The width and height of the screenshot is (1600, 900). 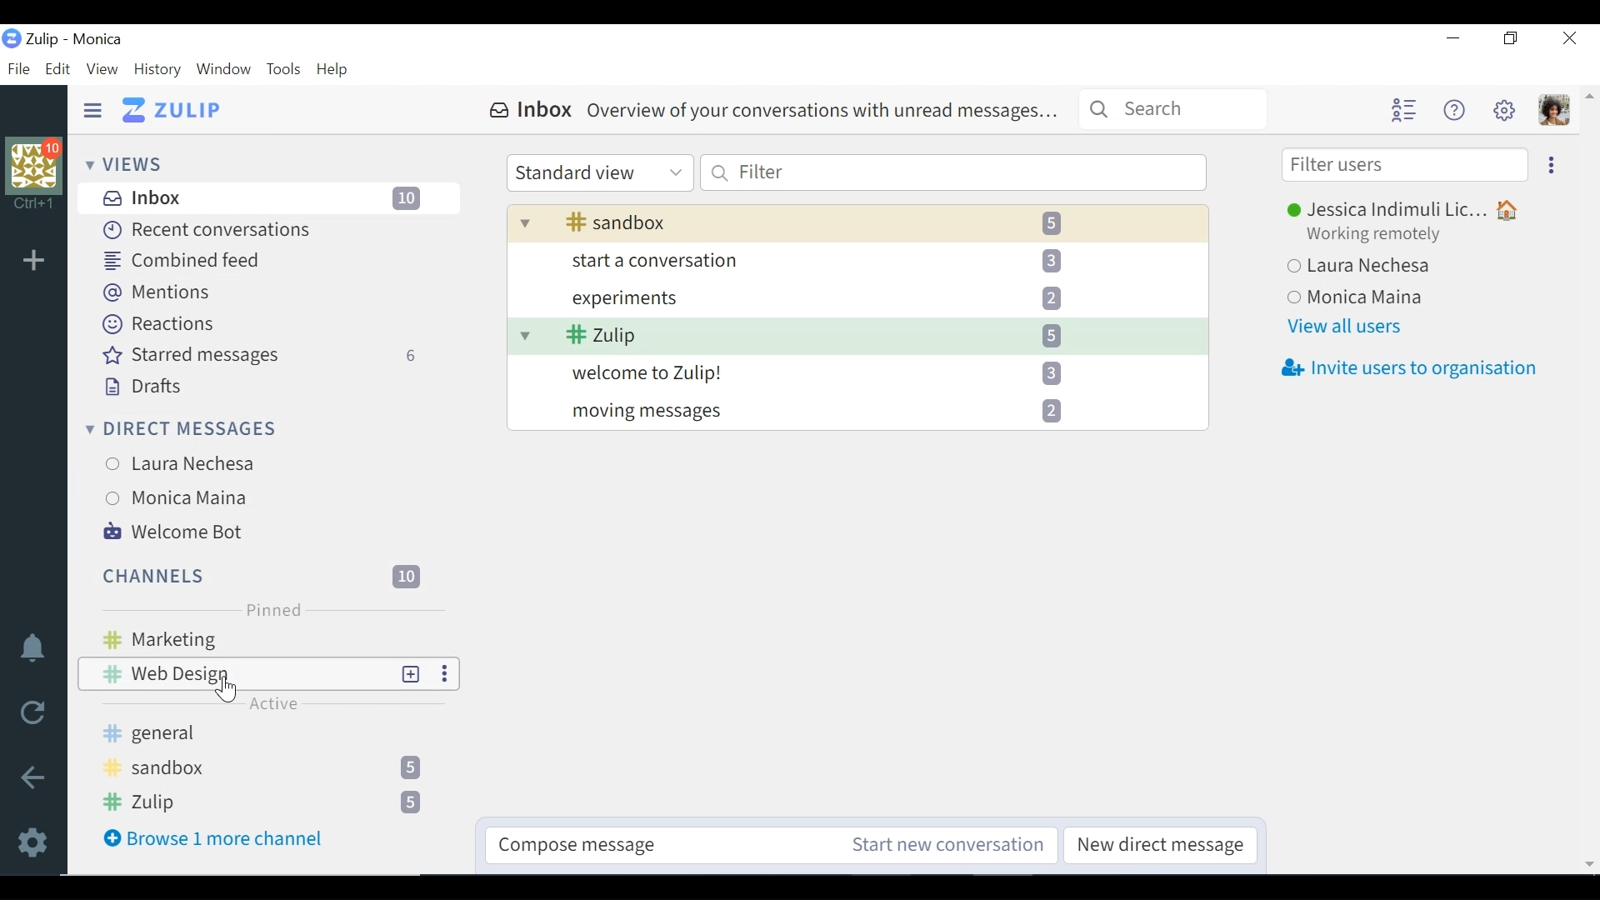 What do you see at coordinates (269, 768) in the screenshot?
I see `sandbox Channel` at bounding box center [269, 768].